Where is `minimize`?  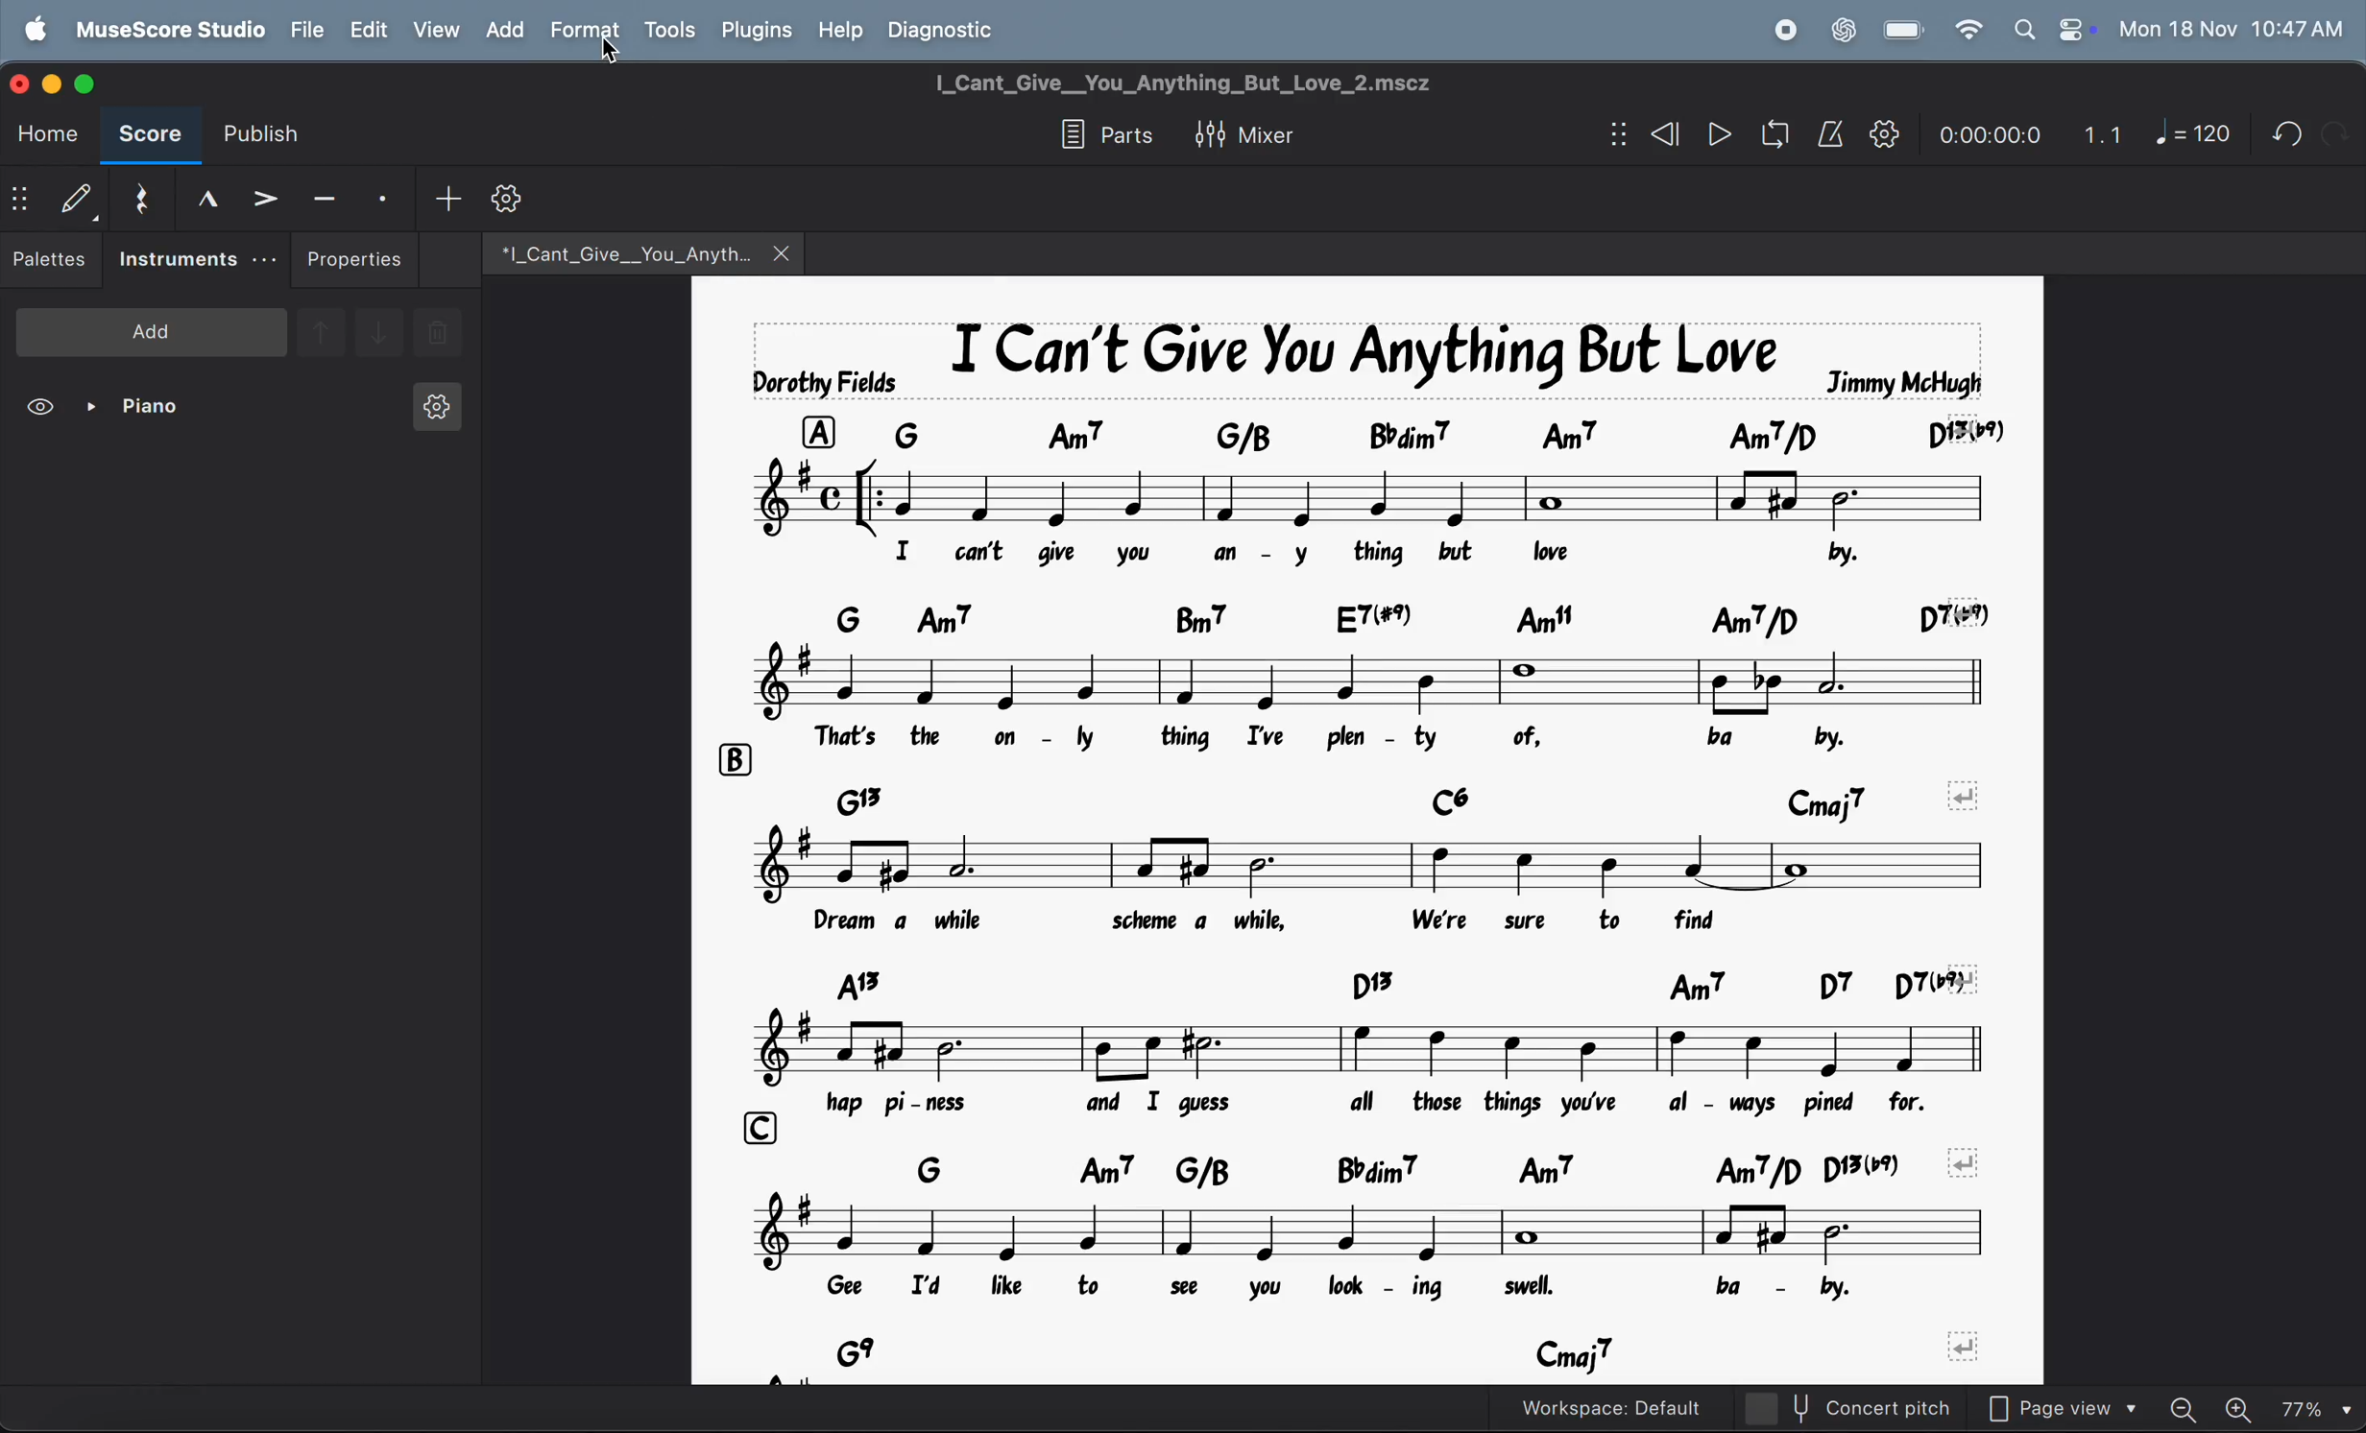
minimize is located at coordinates (56, 82).